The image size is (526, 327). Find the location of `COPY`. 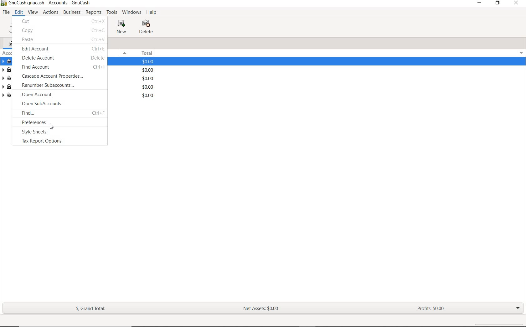

COPY is located at coordinates (63, 31).